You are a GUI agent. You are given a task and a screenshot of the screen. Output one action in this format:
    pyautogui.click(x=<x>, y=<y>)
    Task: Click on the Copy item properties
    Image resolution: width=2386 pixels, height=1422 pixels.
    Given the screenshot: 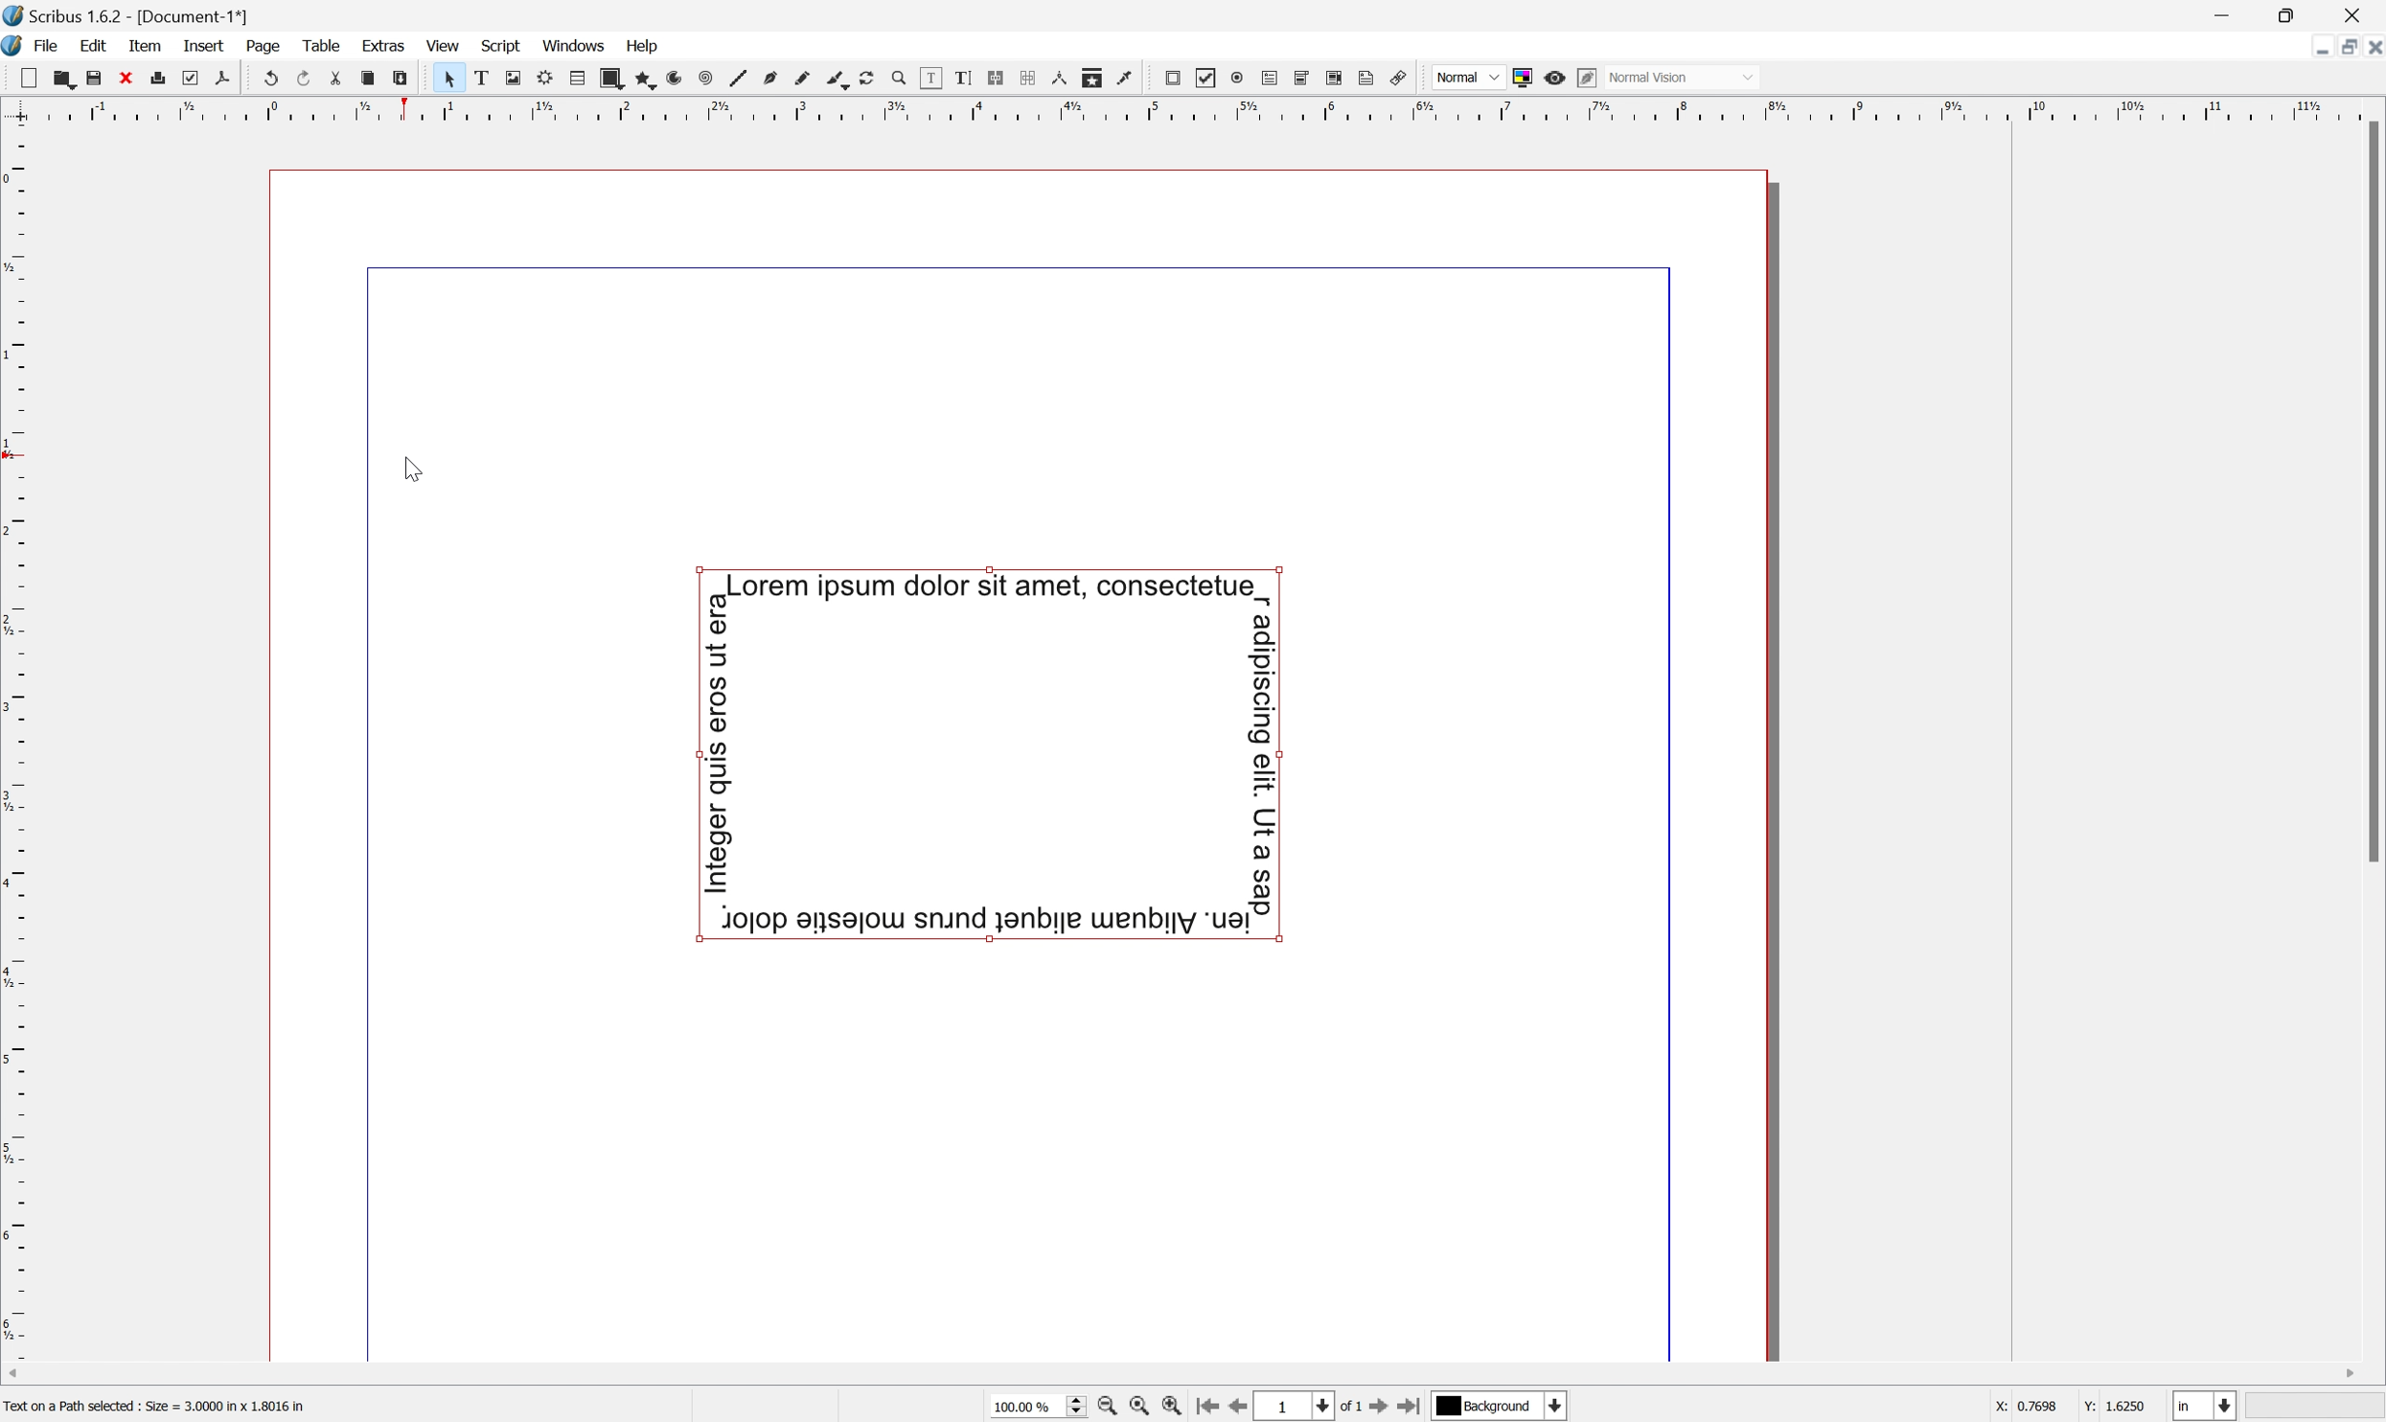 What is the action you would take?
    pyautogui.click(x=1093, y=78)
    